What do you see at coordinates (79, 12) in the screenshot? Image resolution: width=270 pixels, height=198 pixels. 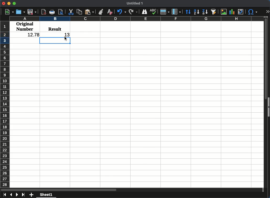 I see `copy` at bounding box center [79, 12].